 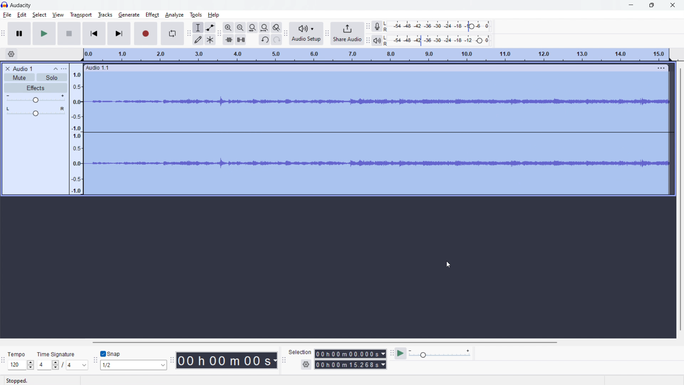 I want to click on generate, so click(x=129, y=15).